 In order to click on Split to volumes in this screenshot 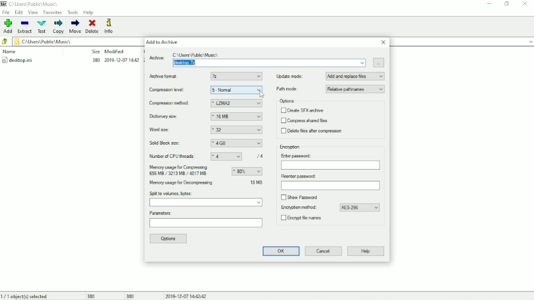, I will do `click(206, 203)`.